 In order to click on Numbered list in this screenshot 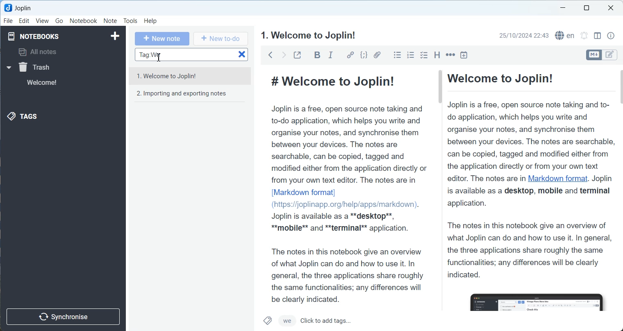, I will do `click(411, 55)`.